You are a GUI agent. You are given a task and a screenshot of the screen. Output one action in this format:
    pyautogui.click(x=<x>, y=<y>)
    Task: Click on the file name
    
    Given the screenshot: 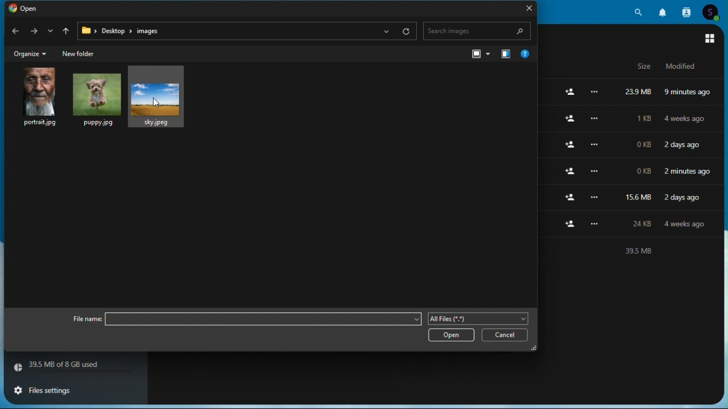 What is the action you would take?
    pyautogui.click(x=82, y=319)
    